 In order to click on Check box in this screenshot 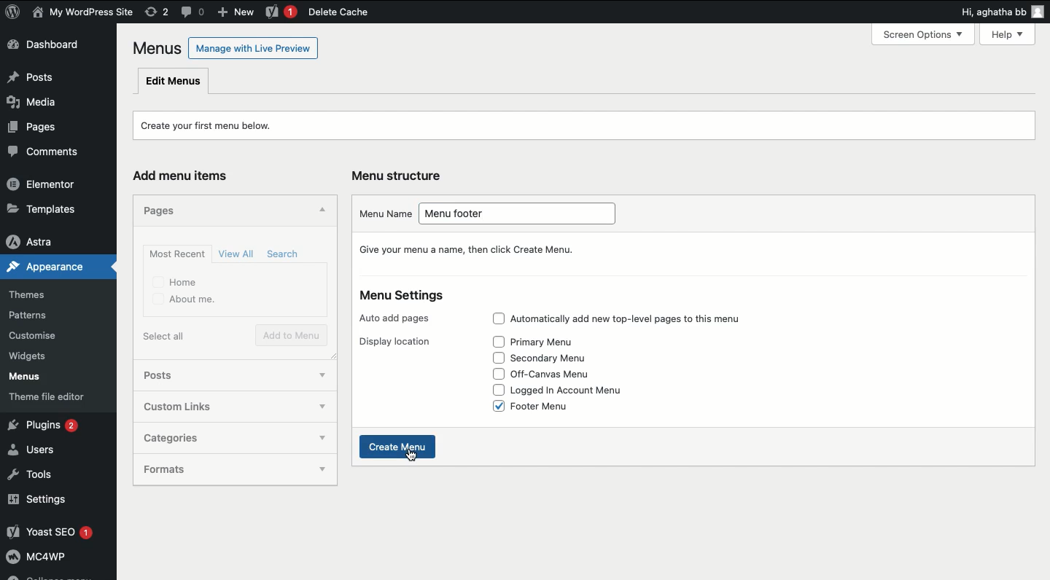, I will do `click(493, 358)`.